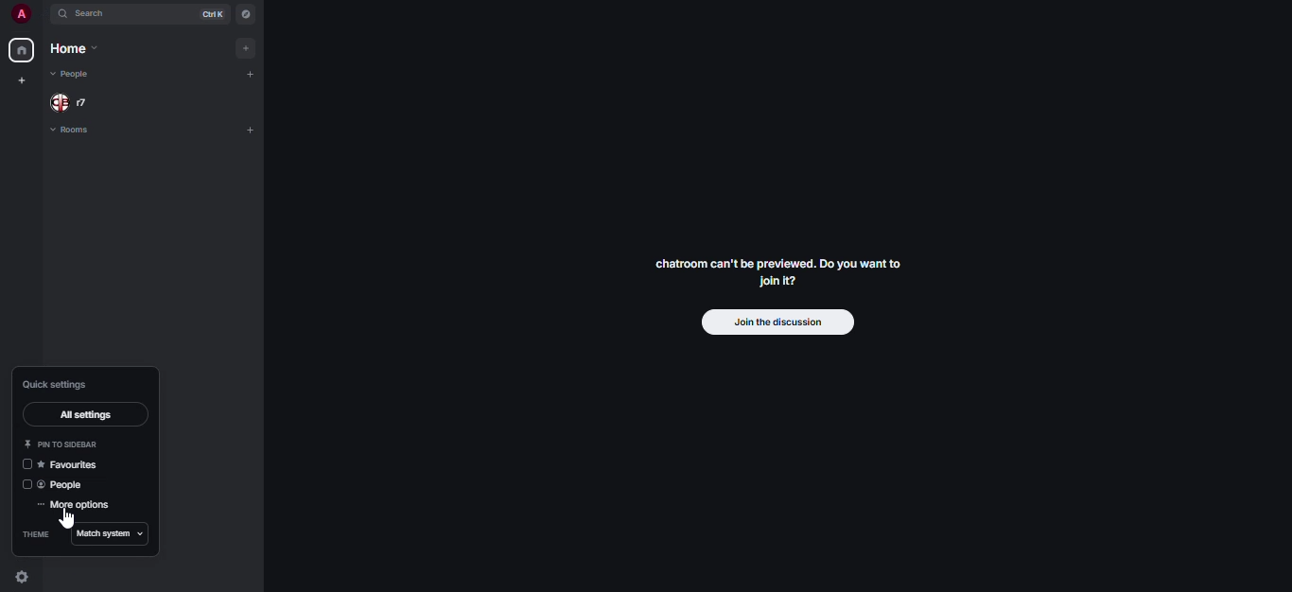  I want to click on quick settings, so click(56, 384).